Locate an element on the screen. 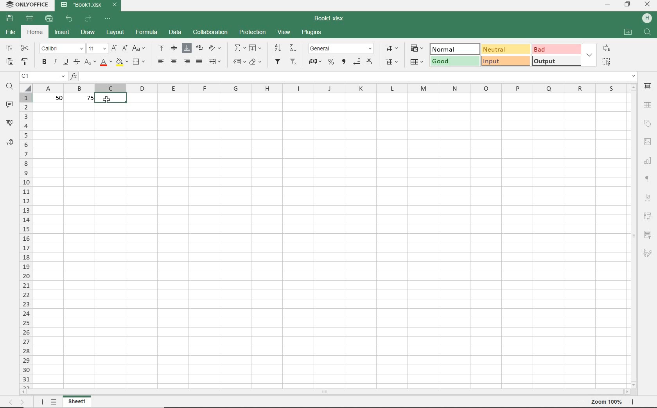 This screenshot has width=657, height=408. chart is located at coordinates (649, 159).